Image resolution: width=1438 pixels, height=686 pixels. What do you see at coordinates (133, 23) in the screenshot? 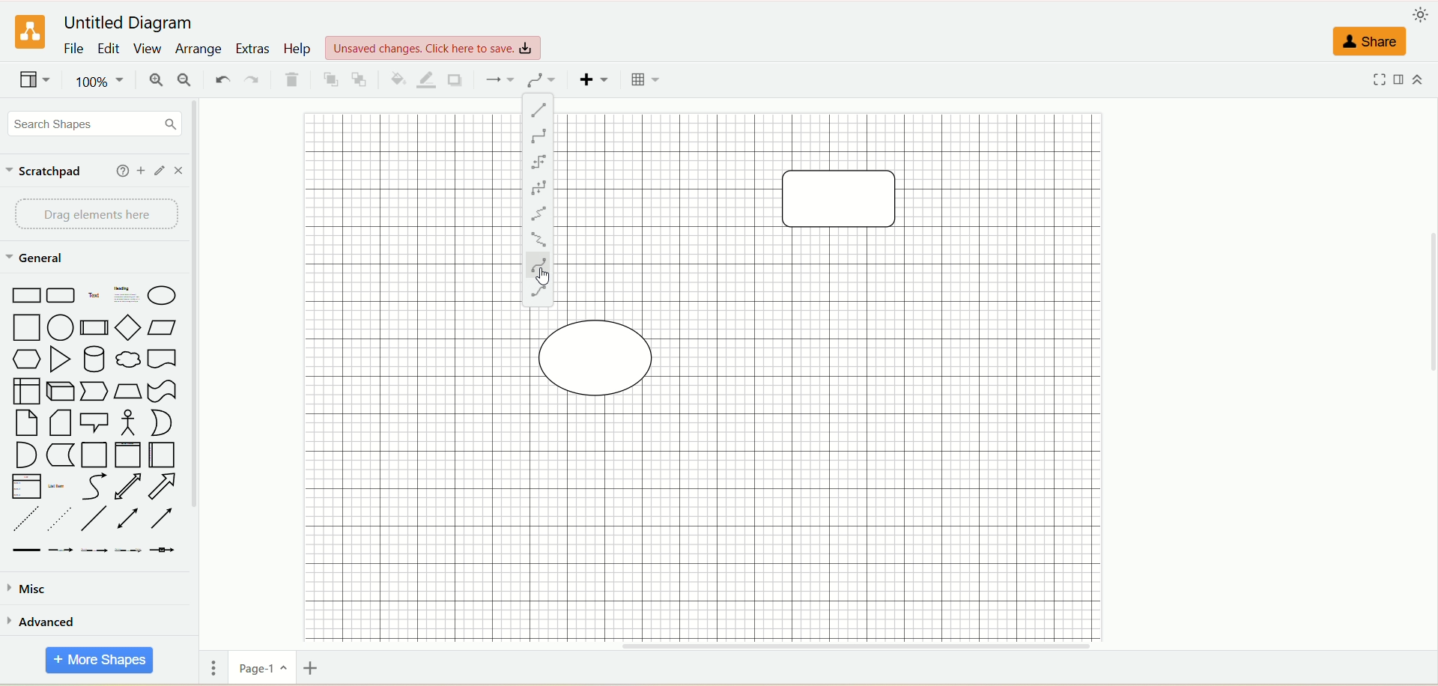
I see `title` at bounding box center [133, 23].